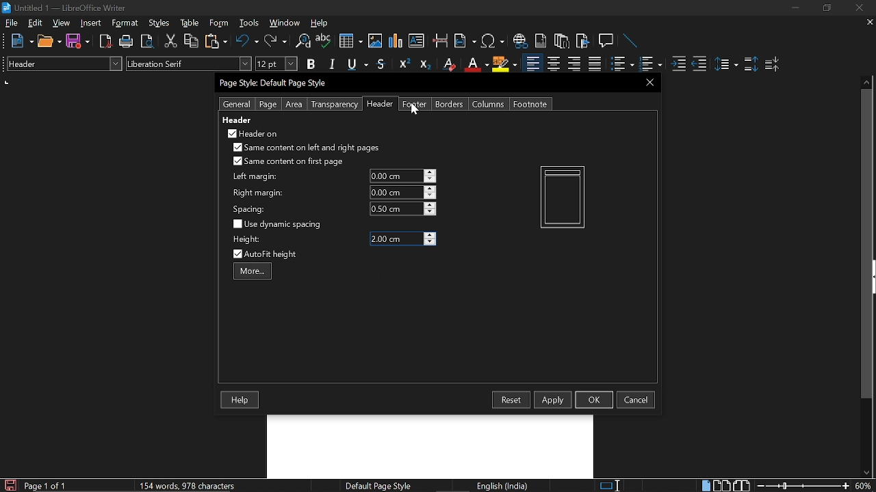 Image resolution: width=876 pixels, height=492 pixels. I want to click on increase right margin, so click(430, 189).